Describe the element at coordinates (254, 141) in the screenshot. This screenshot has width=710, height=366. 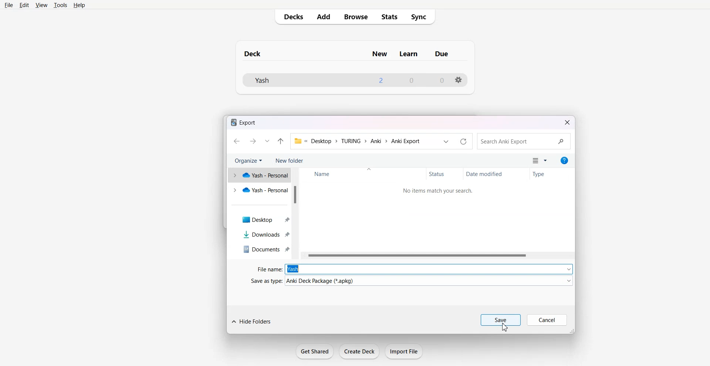
I see `Go Forward` at that location.